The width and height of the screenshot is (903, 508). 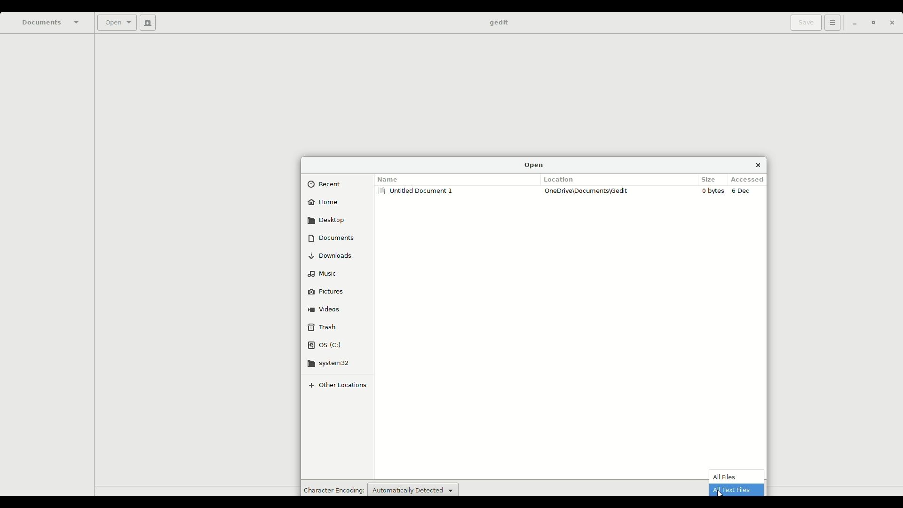 I want to click on OS, so click(x=326, y=345).